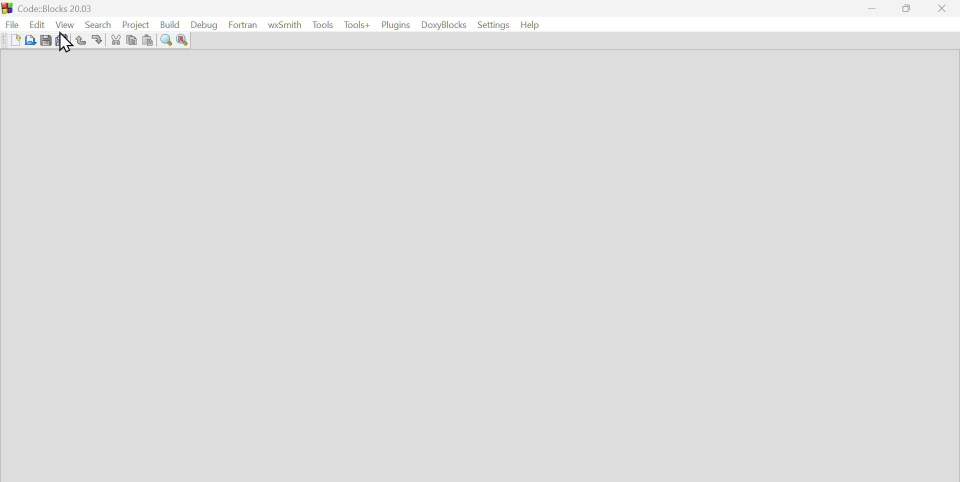 This screenshot has width=960, height=482. What do you see at coordinates (165, 39) in the screenshot?
I see `find` at bounding box center [165, 39].